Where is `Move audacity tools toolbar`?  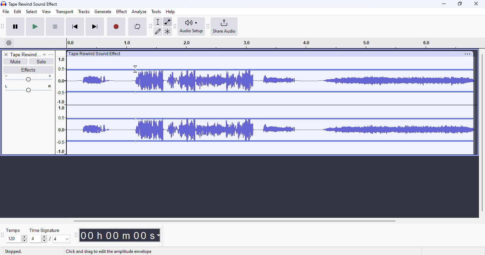
Move audacity tools toolbar is located at coordinates (151, 26).